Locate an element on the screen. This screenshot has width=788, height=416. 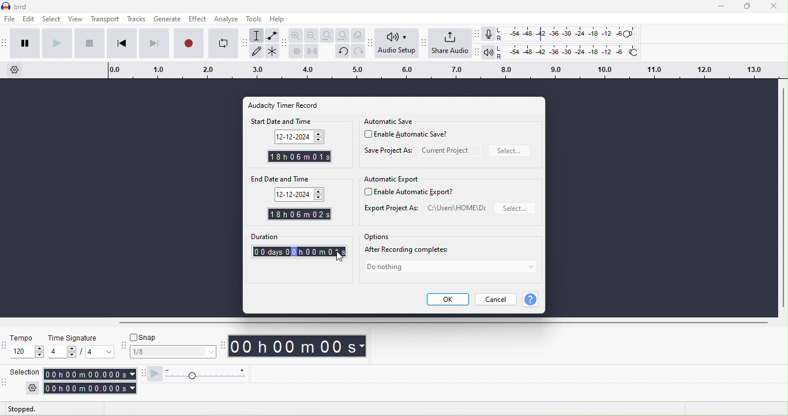
automatic save is located at coordinates (392, 120).